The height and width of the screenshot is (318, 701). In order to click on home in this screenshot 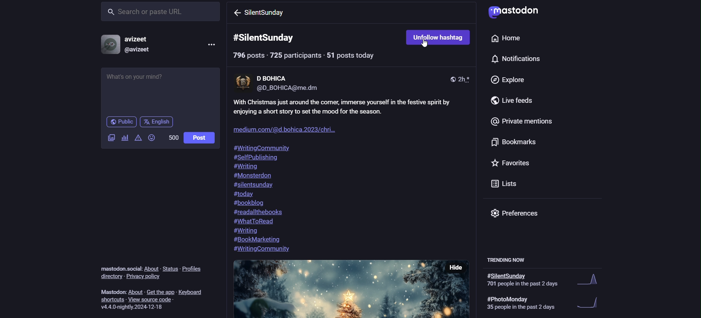, I will do `click(503, 38)`.